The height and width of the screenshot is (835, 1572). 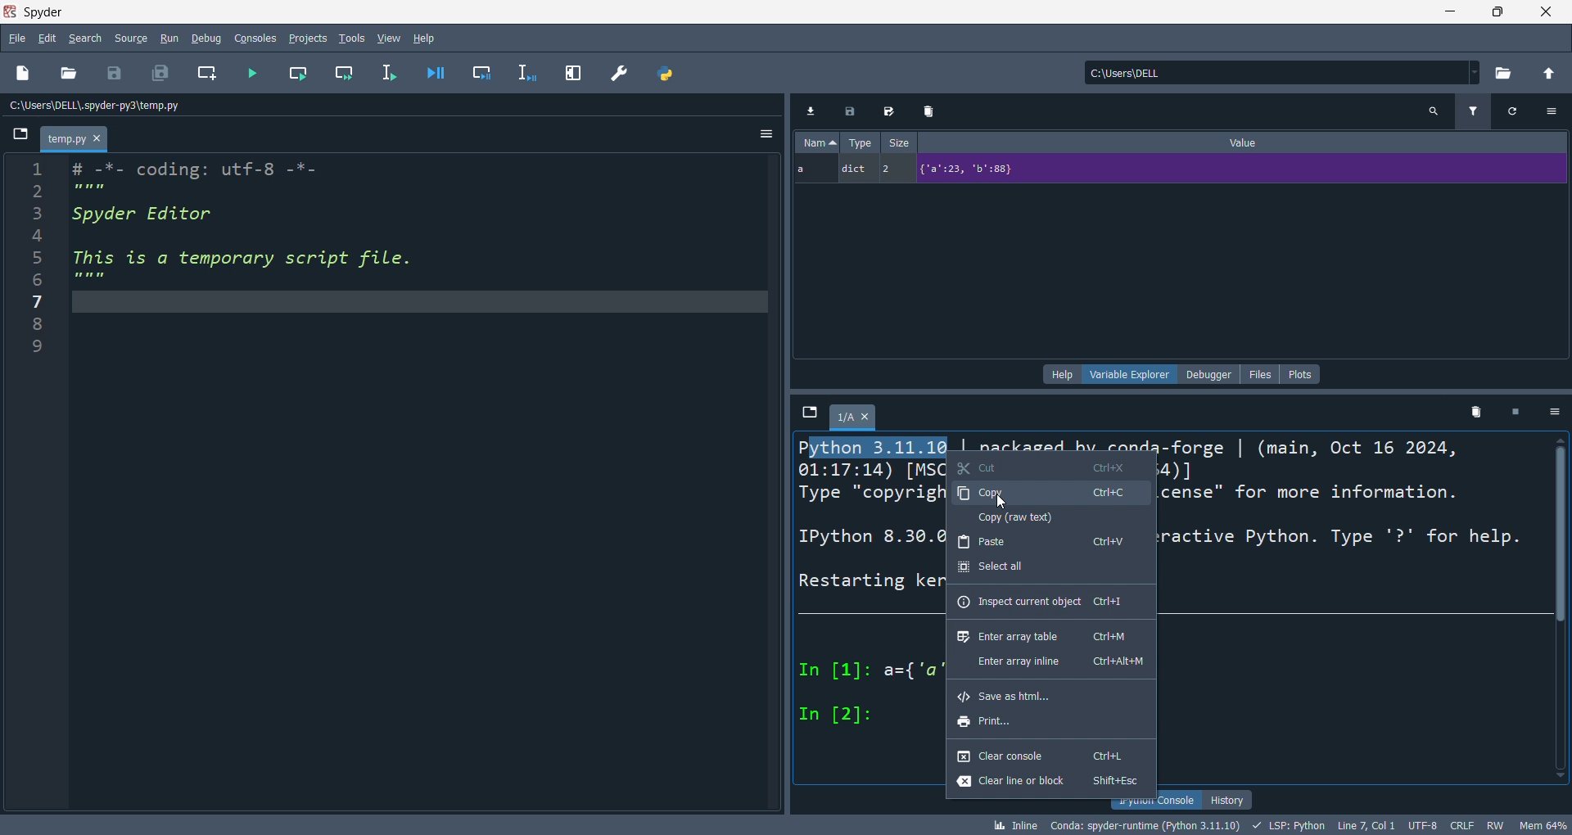 What do you see at coordinates (1049, 464) in the screenshot?
I see `cut` at bounding box center [1049, 464].